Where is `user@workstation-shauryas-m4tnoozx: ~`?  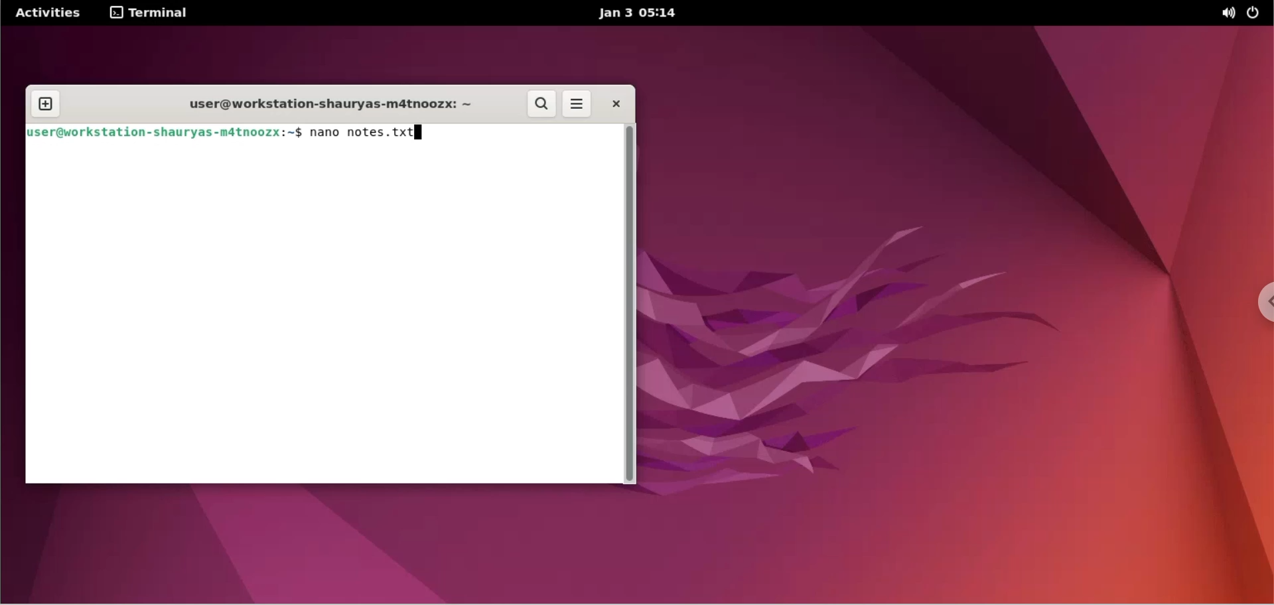 user@workstation-shauryas-m4tnoozx: ~ is located at coordinates (320, 104).